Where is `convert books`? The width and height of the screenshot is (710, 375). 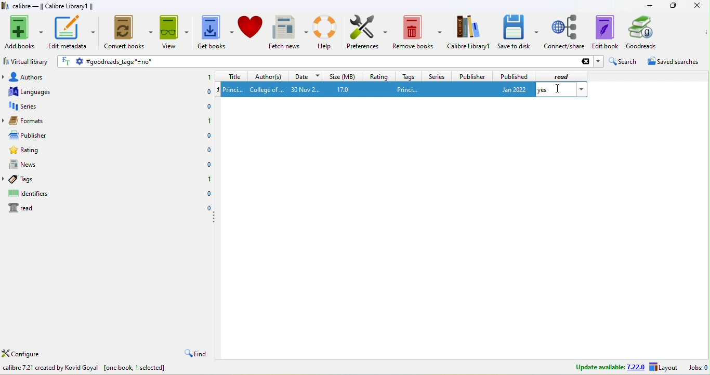 convert books is located at coordinates (129, 33).